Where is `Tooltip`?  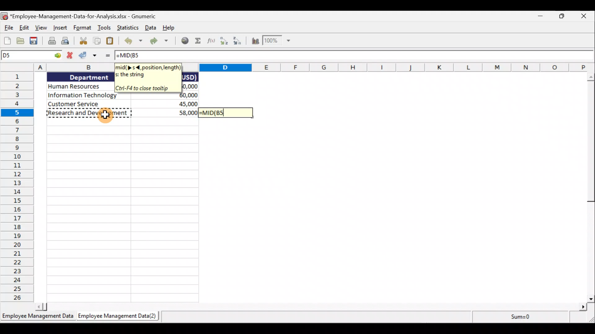
Tooltip is located at coordinates (148, 79).